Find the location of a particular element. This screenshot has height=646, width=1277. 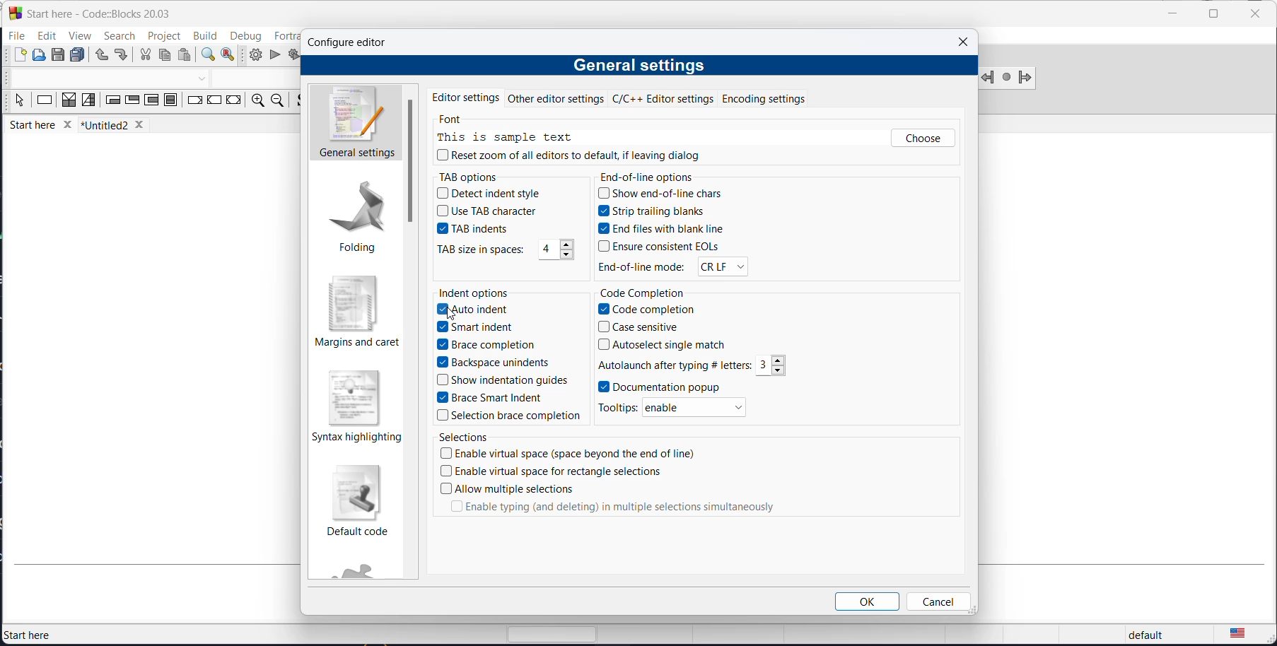

detect indent style checkbox is located at coordinates (492, 194).